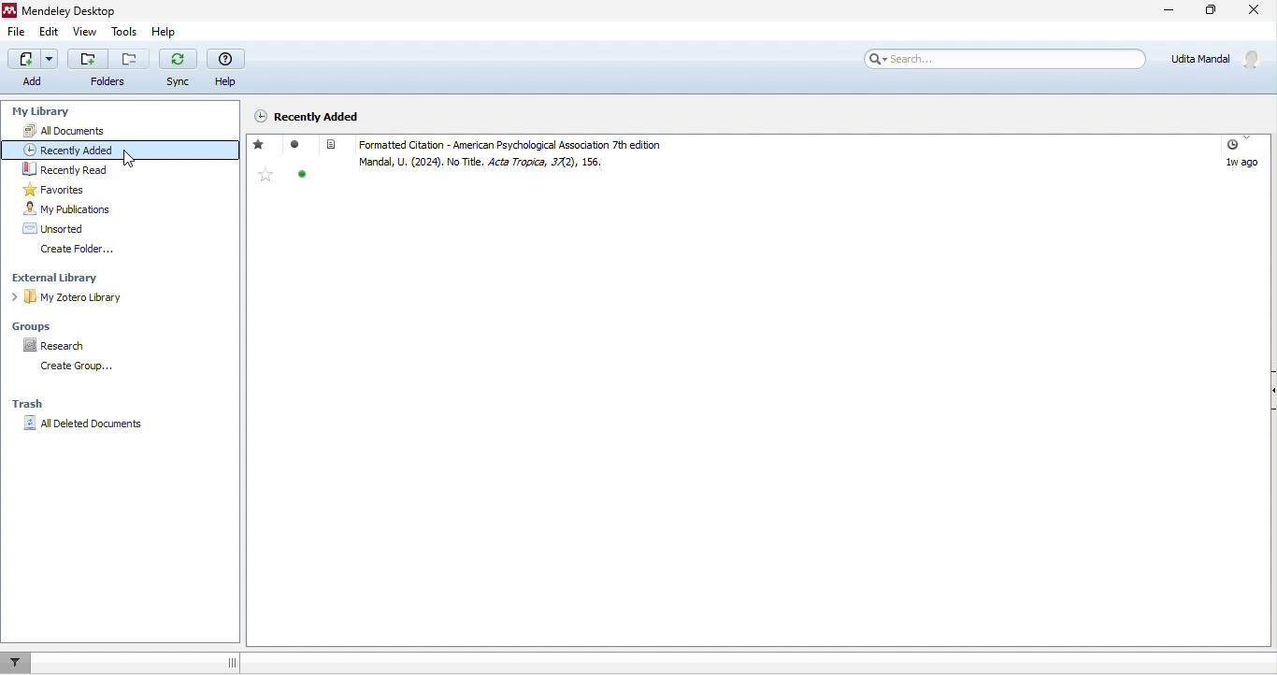  I want to click on research, so click(56, 346).